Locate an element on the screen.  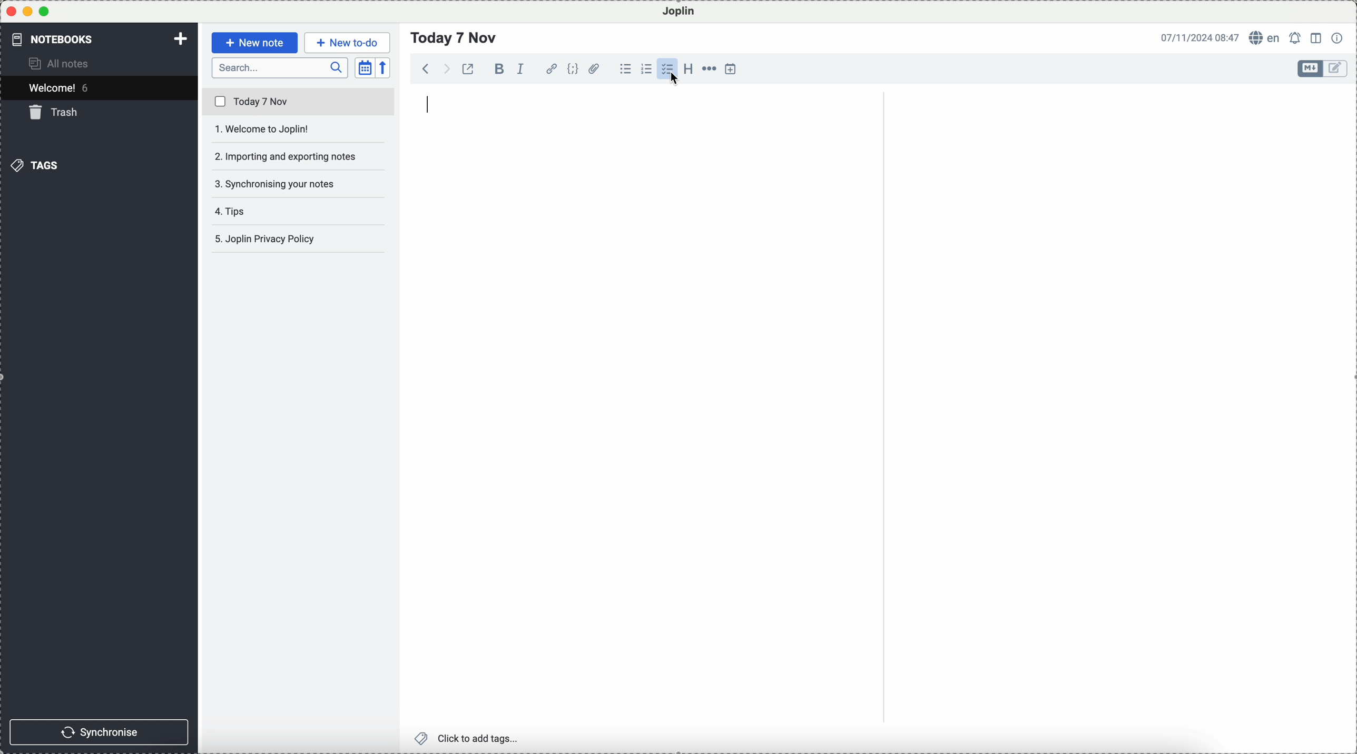
numbered list is located at coordinates (646, 69).